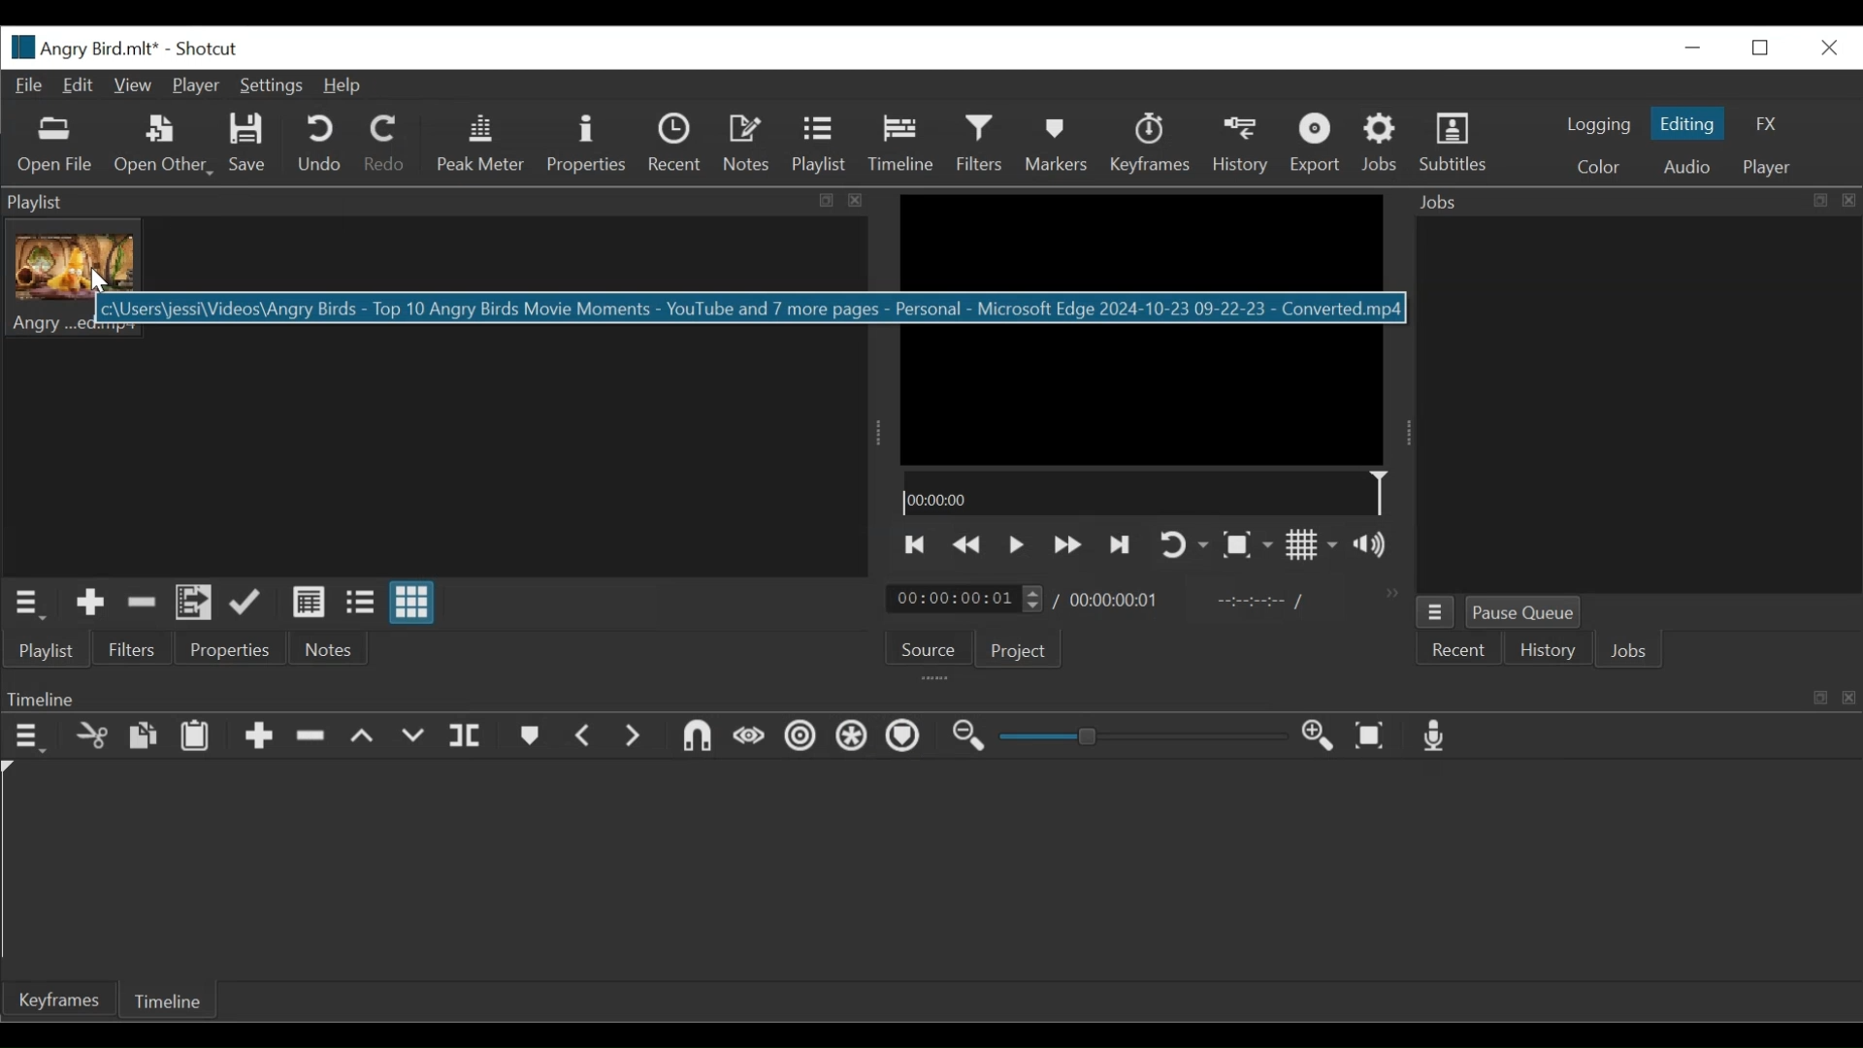  Describe the element at coordinates (981, 142) in the screenshot. I see `Filters` at that location.